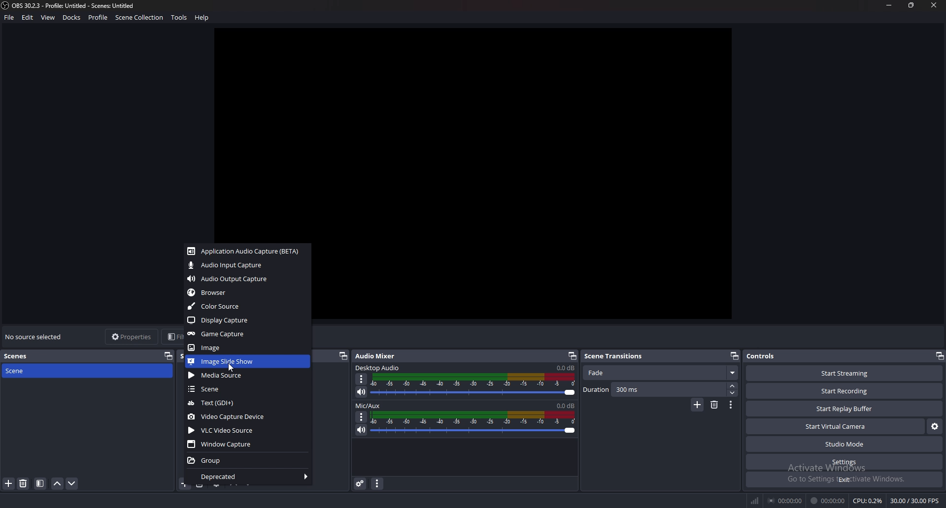 This screenshot has width=946, height=508. Describe the element at coordinates (249, 416) in the screenshot. I see `video capture device` at that location.